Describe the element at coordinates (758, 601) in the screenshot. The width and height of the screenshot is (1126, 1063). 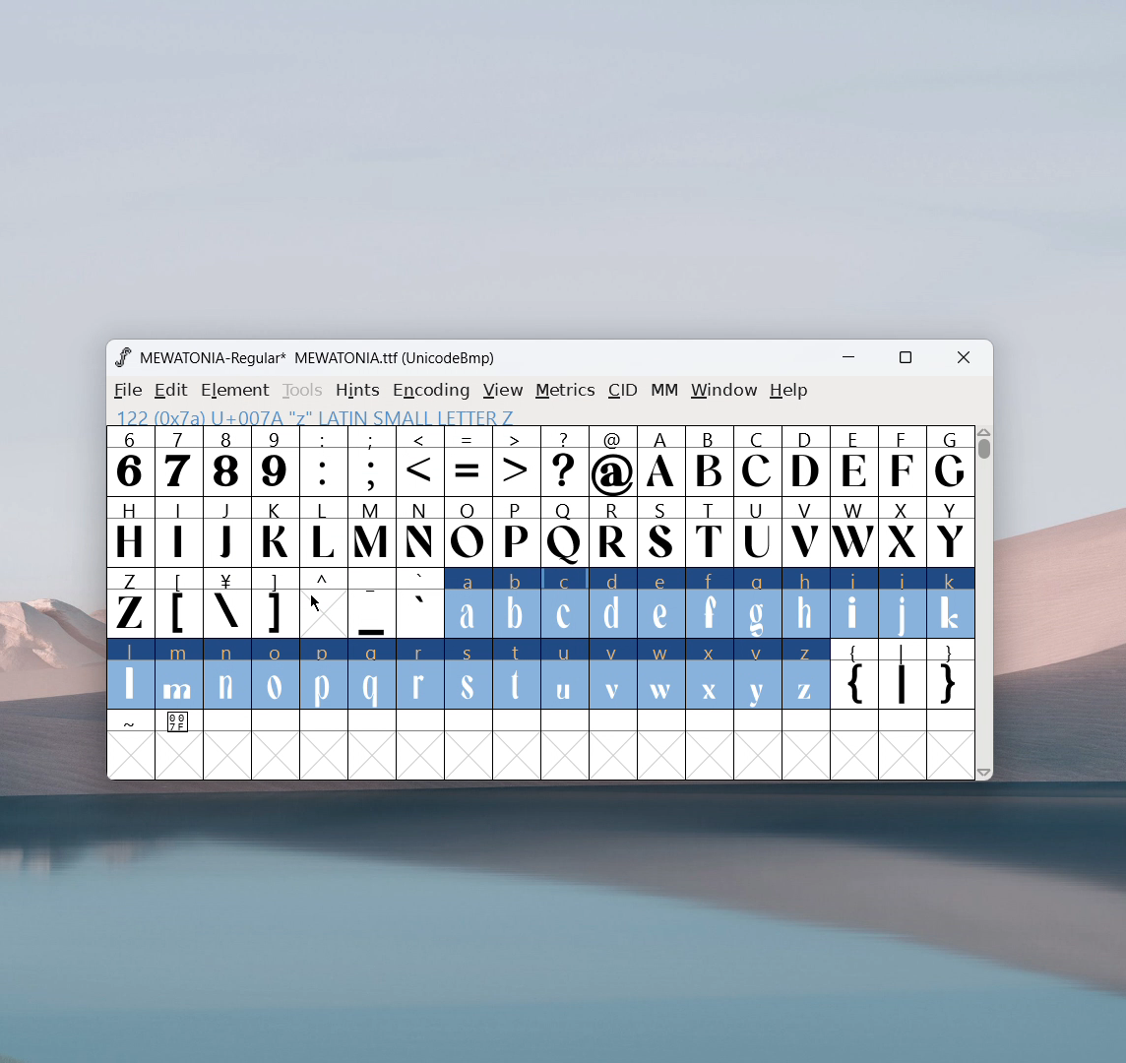
I see `g` at that location.